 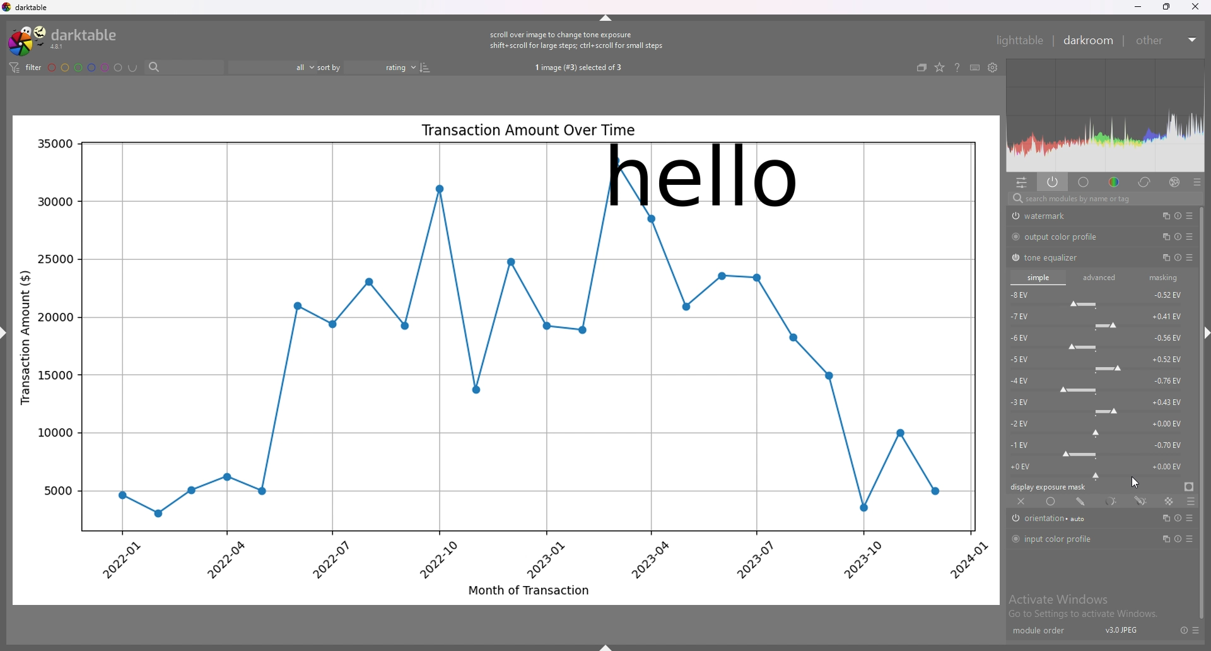 What do you see at coordinates (55, 258) in the screenshot?
I see `25000` at bounding box center [55, 258].